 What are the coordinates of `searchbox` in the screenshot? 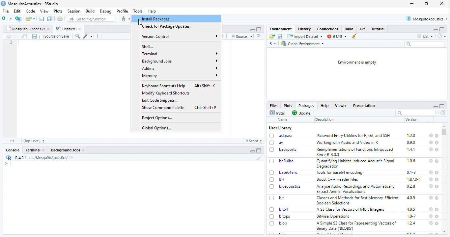 It's located at (415, 113).